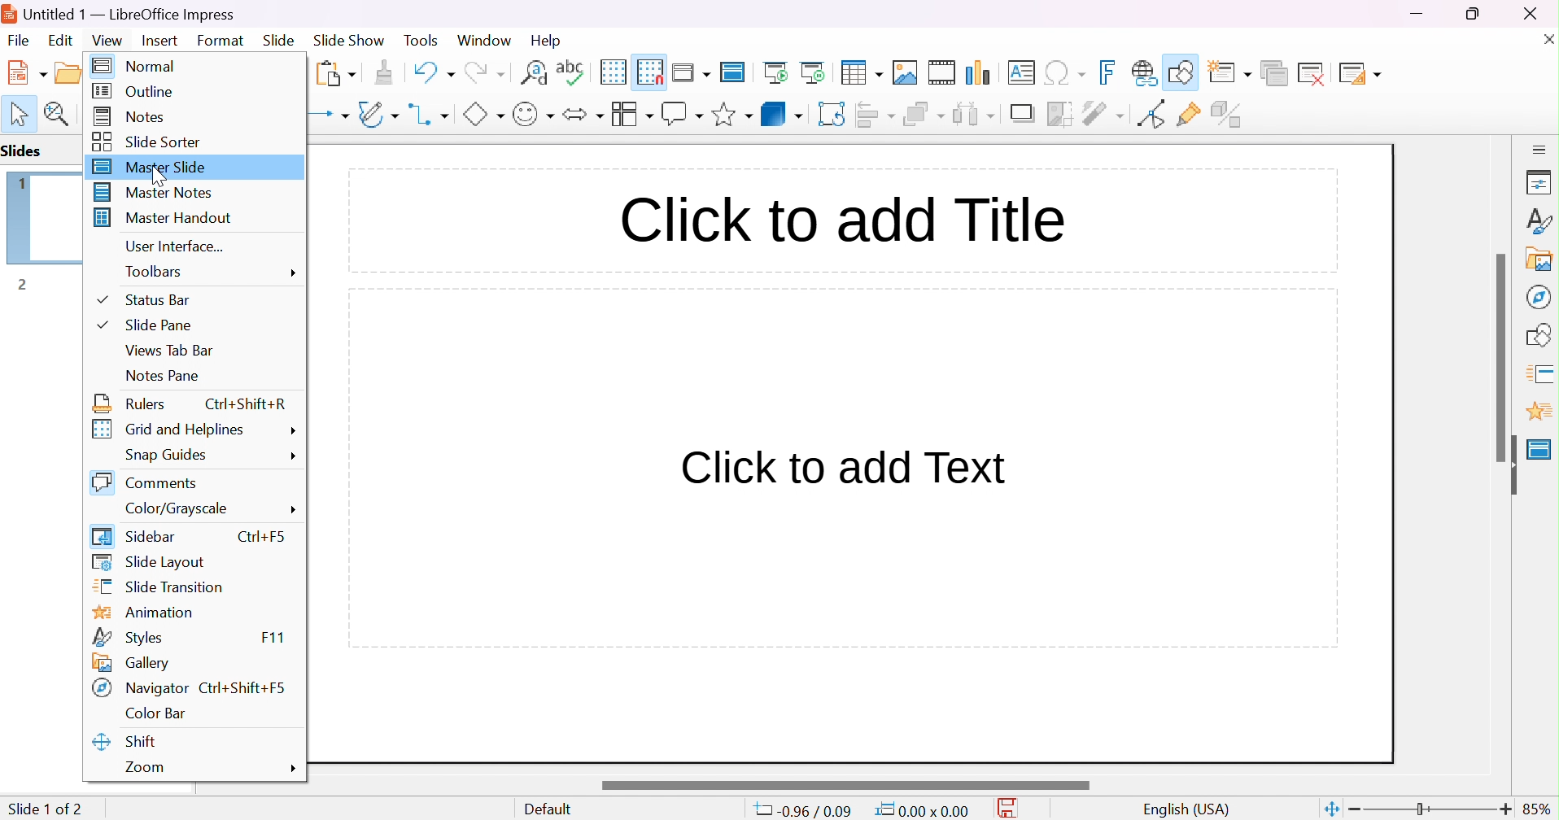 This screenshot has height=820, width=1559. Describe the element at coordinates (120, 12) in the screenshot. I see `untitled 1 - LibreOffice Impress` at that location.